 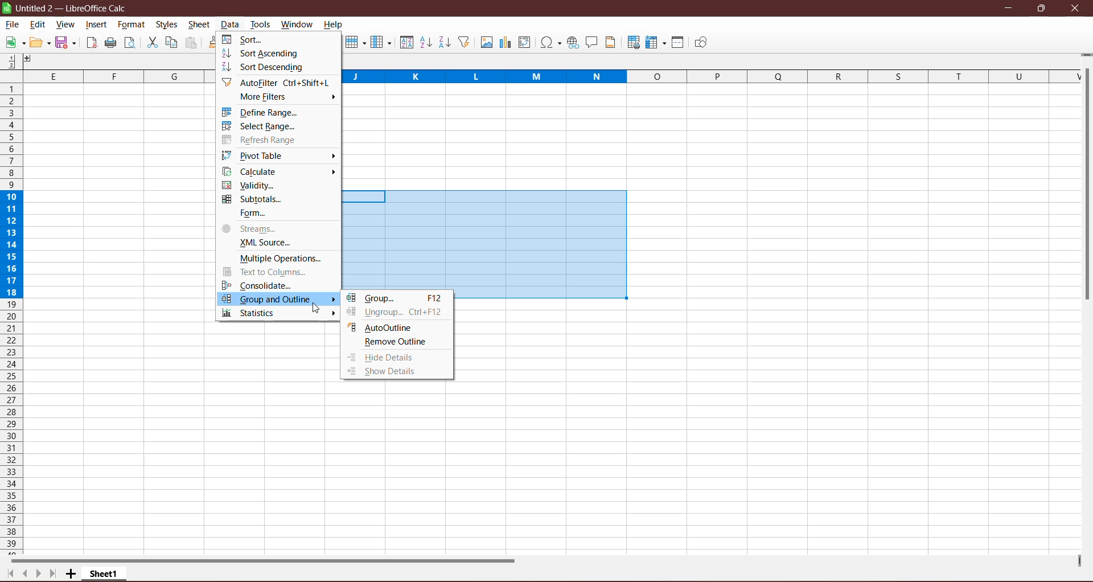 What do you see at coordinates (1086, 186) in the screenshot?
I see `Vertical Scroll Bar` at bounding box center [1086, 186].